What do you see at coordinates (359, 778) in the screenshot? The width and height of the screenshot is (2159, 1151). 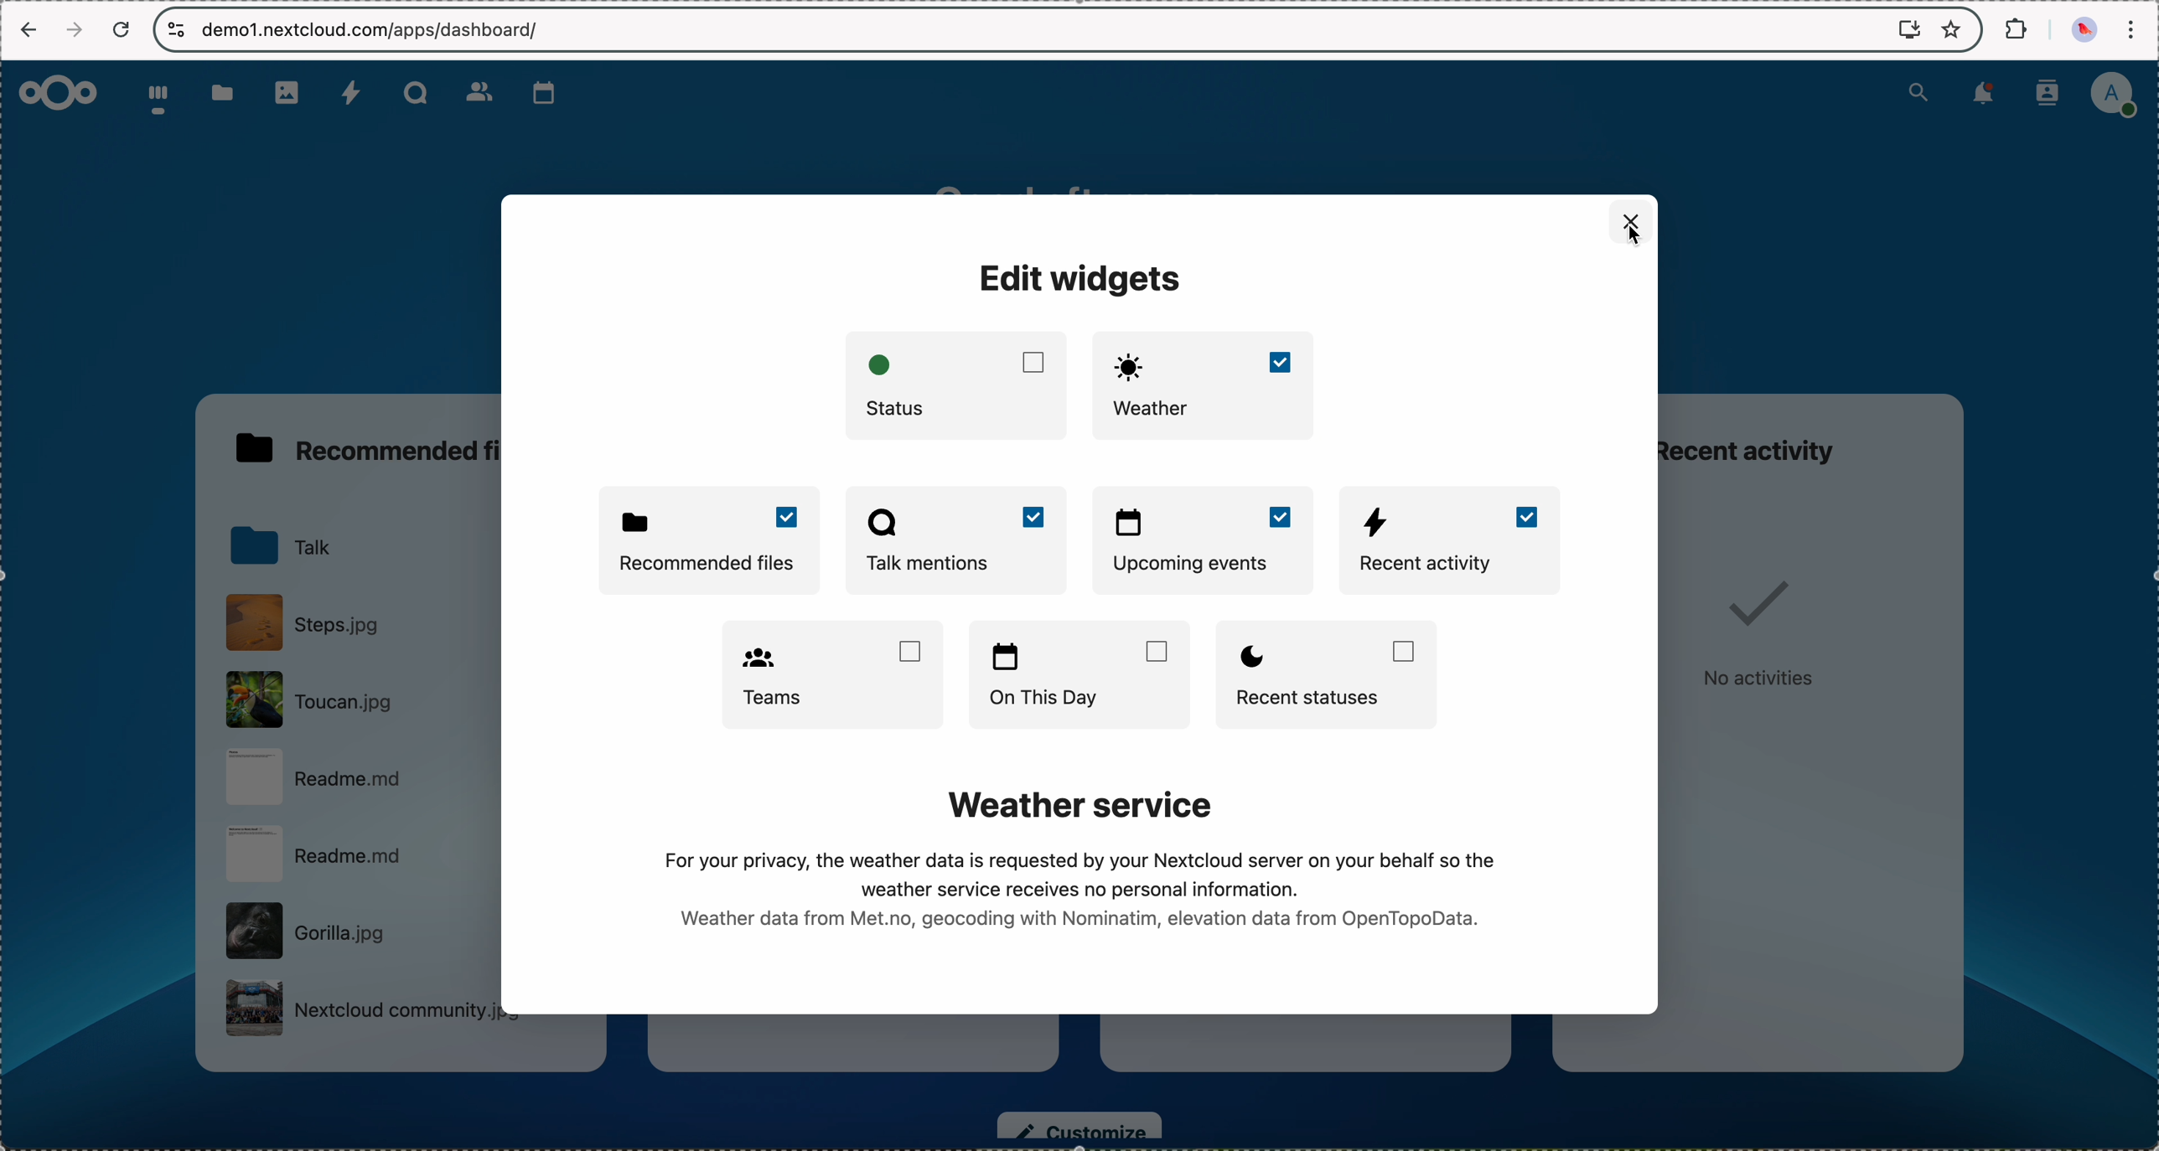 I see `file` at bounding box center [359, 778].